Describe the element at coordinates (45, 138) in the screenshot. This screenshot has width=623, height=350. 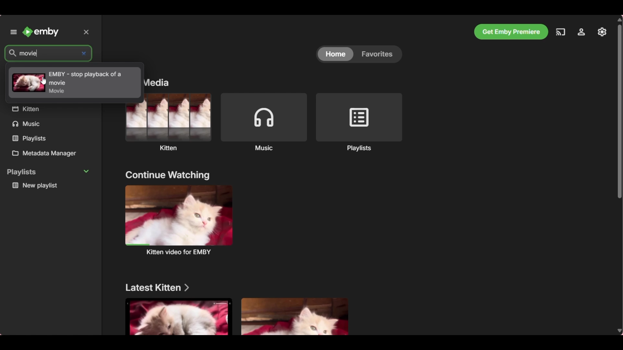
I see `playlists` at that location.